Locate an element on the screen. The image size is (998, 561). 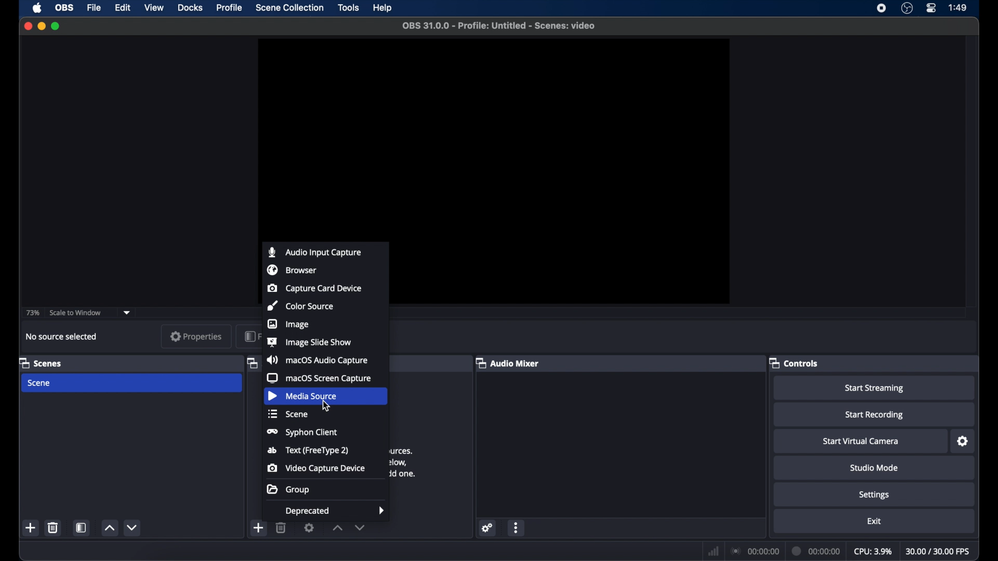
decrement is located at coordinates (361, 527).